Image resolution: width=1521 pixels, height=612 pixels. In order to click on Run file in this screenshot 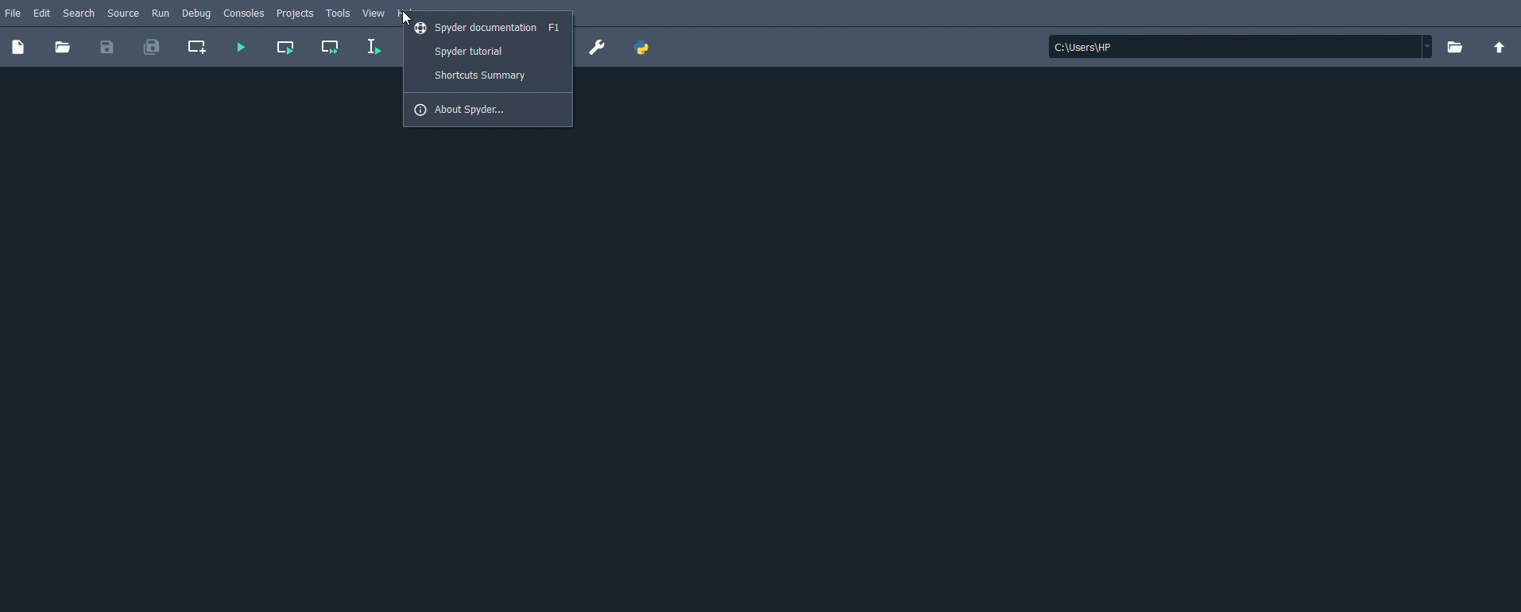, I will do `click(240, 46)`.